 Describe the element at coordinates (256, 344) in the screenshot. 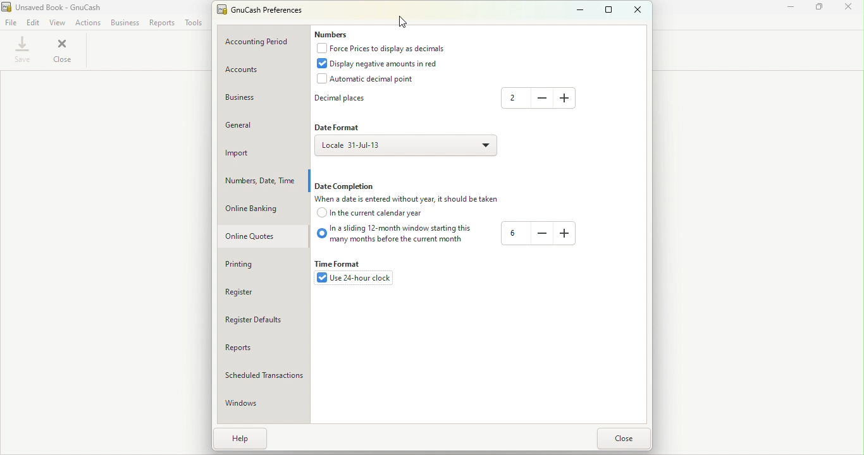

I see `Reports` at that location.